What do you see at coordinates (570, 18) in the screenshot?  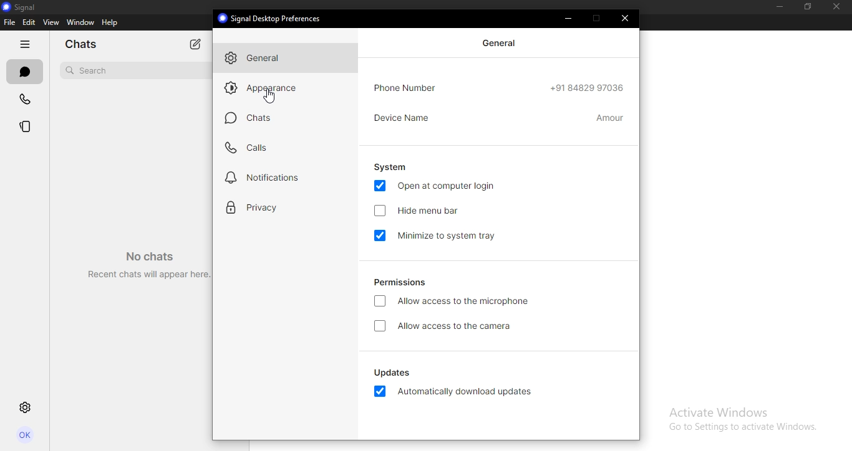 I see `minimize` at bounding box center [570, 18].